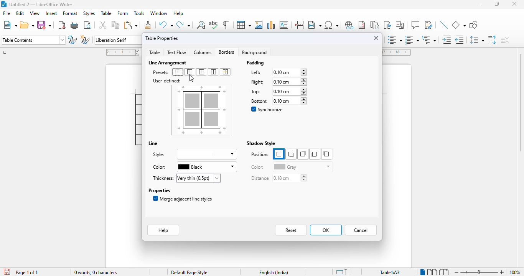 Image resolution: width=524 pixels, height=276 pixels. Describe the element at coordinates (515, 272) in the screenshot. I see `zoom factor` at that location.